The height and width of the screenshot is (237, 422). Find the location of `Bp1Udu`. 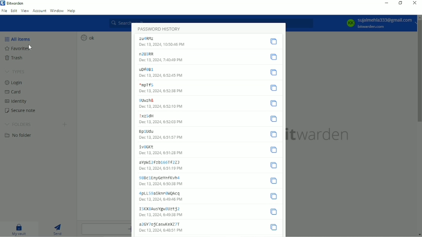

Bp1Udu is located at coordinates (146, 131).